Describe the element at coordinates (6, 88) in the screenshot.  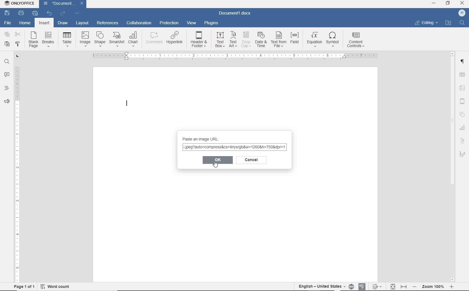
I see `headings` at that location.